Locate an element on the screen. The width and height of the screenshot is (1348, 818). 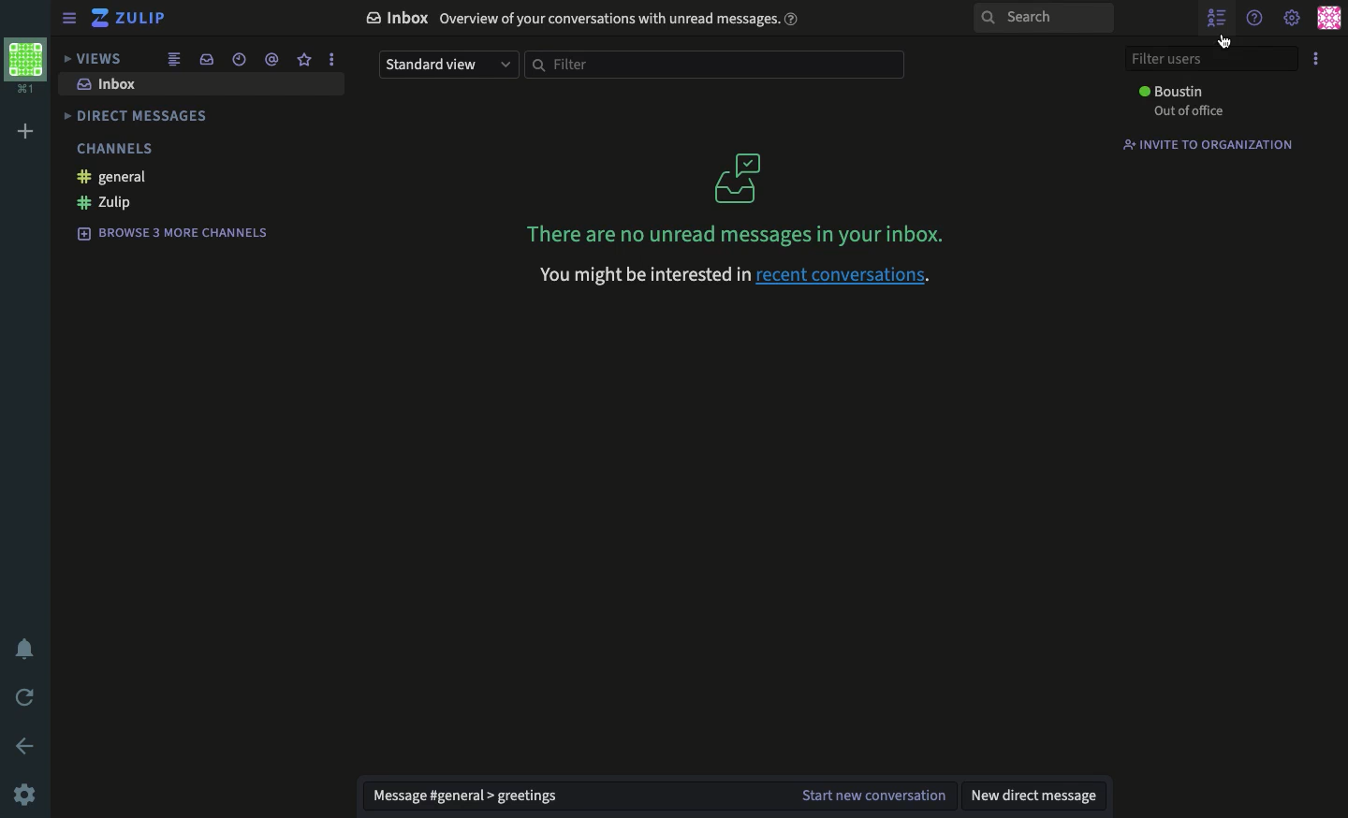
you might be interested in is located at coordinates (641, 276).